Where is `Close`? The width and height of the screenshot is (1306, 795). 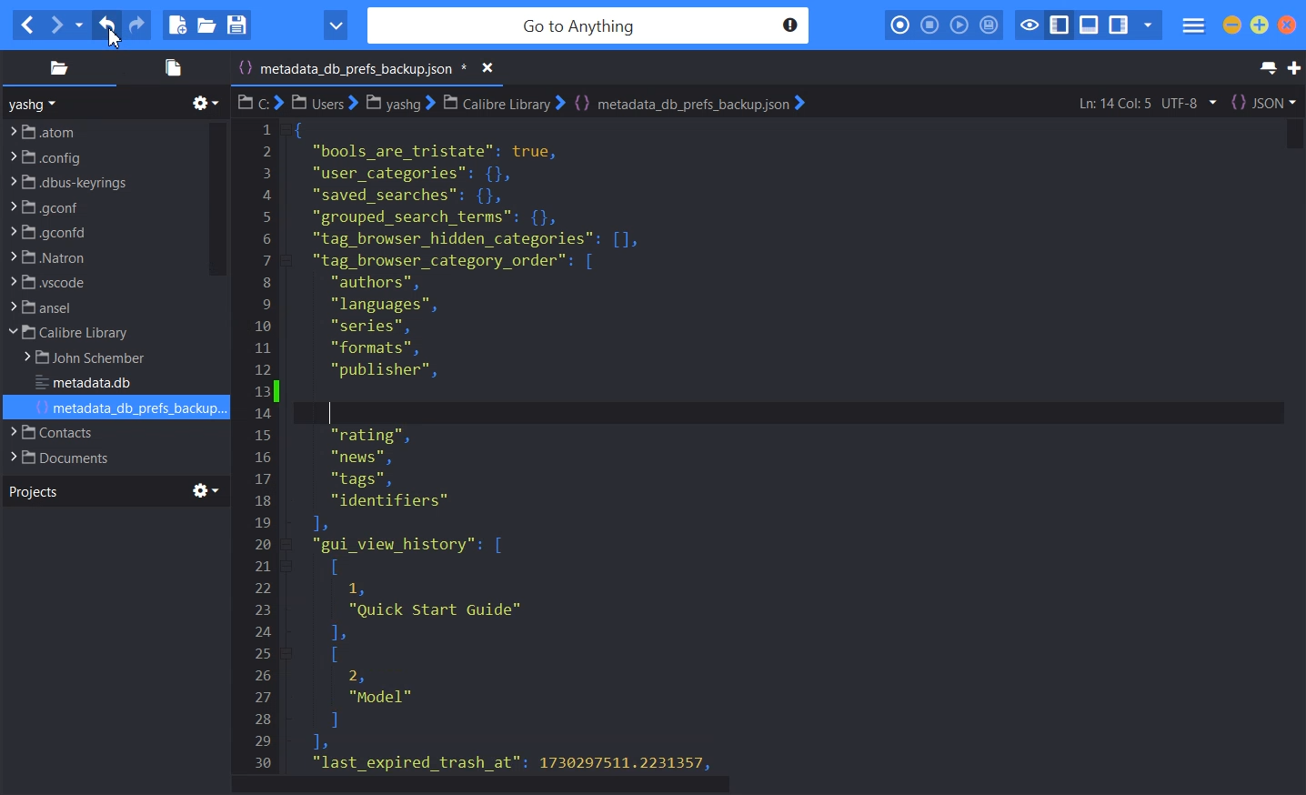 Close is located at coordinates (474, 68).